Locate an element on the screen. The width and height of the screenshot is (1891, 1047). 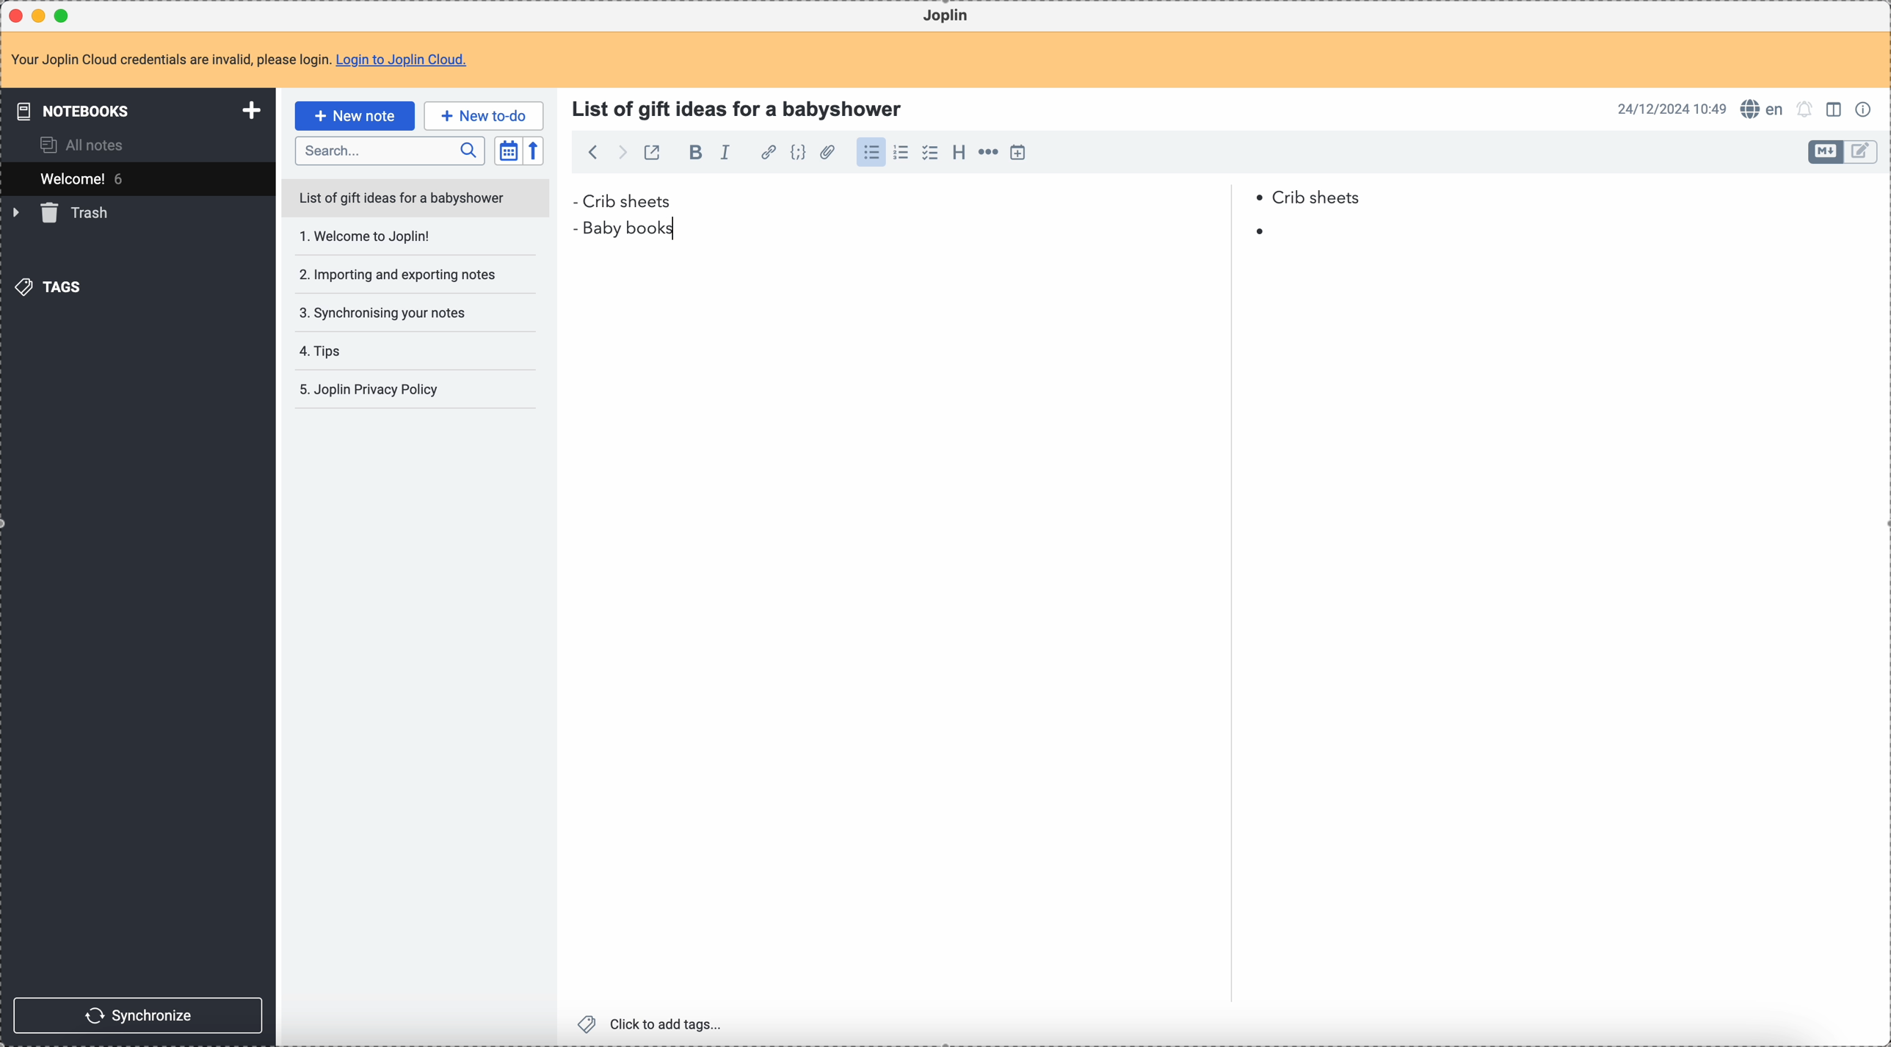
date and hour is located at coordinates (1672, 109).